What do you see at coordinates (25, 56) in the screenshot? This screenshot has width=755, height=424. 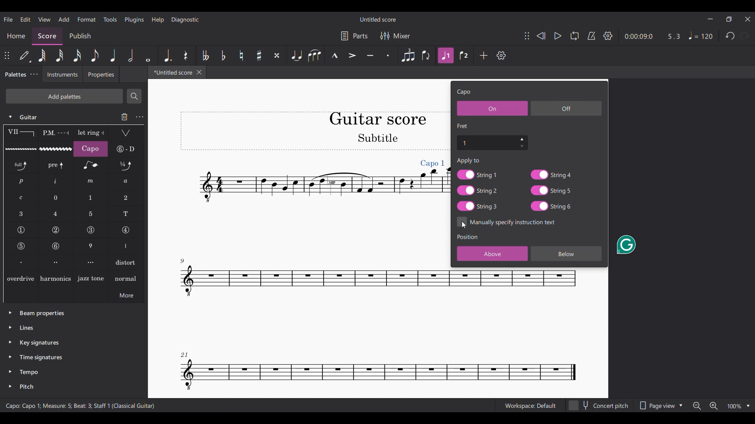 I see `Default` at bounding box center [25, 56].